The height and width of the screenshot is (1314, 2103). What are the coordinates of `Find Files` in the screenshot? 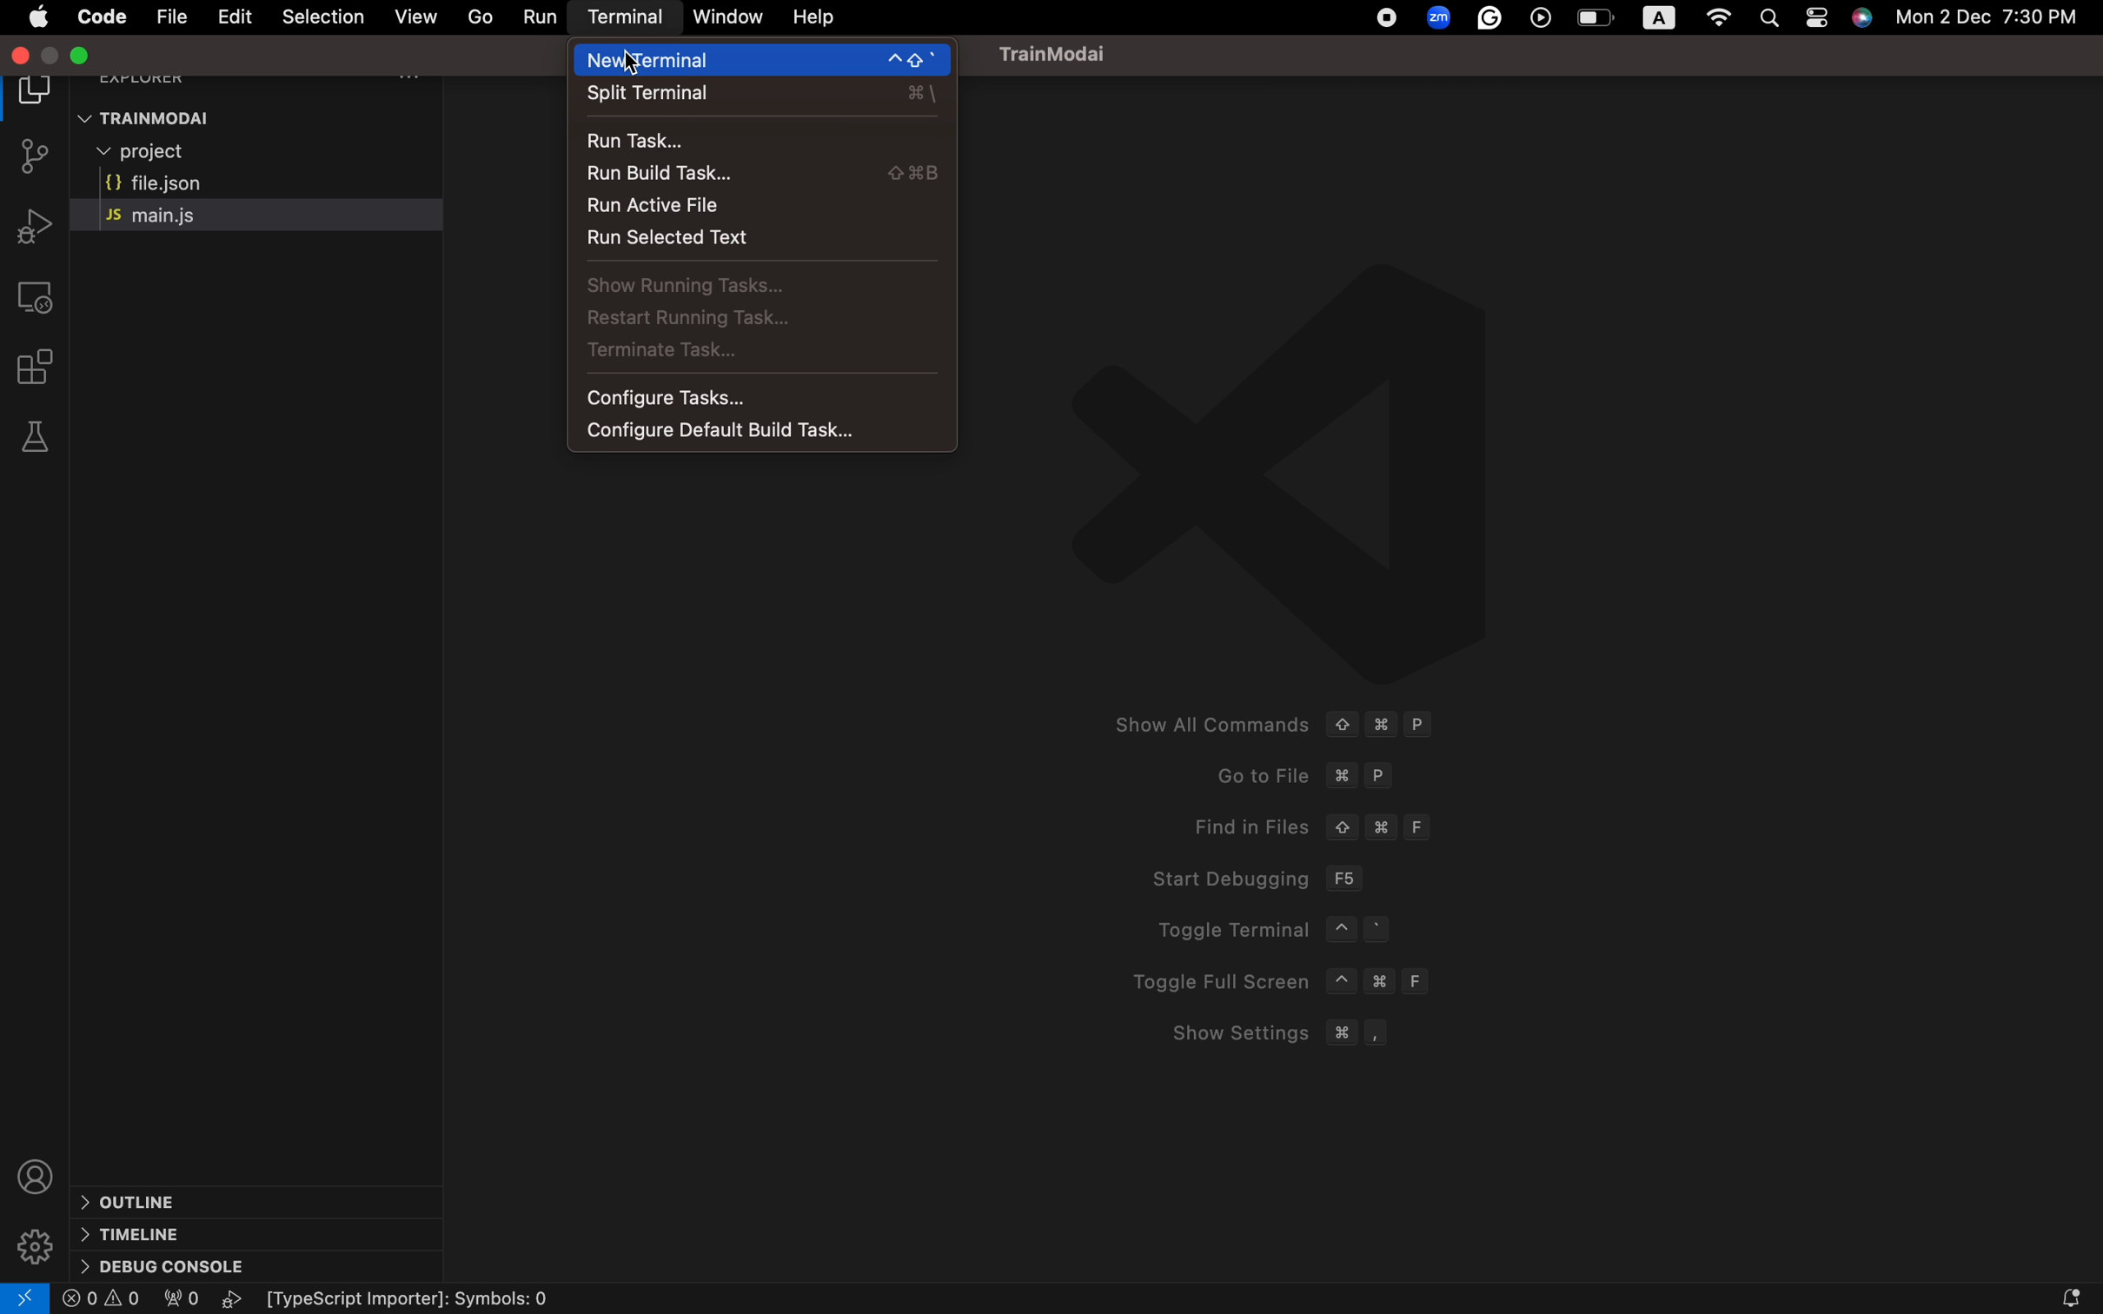 It's located at (1311, 826).